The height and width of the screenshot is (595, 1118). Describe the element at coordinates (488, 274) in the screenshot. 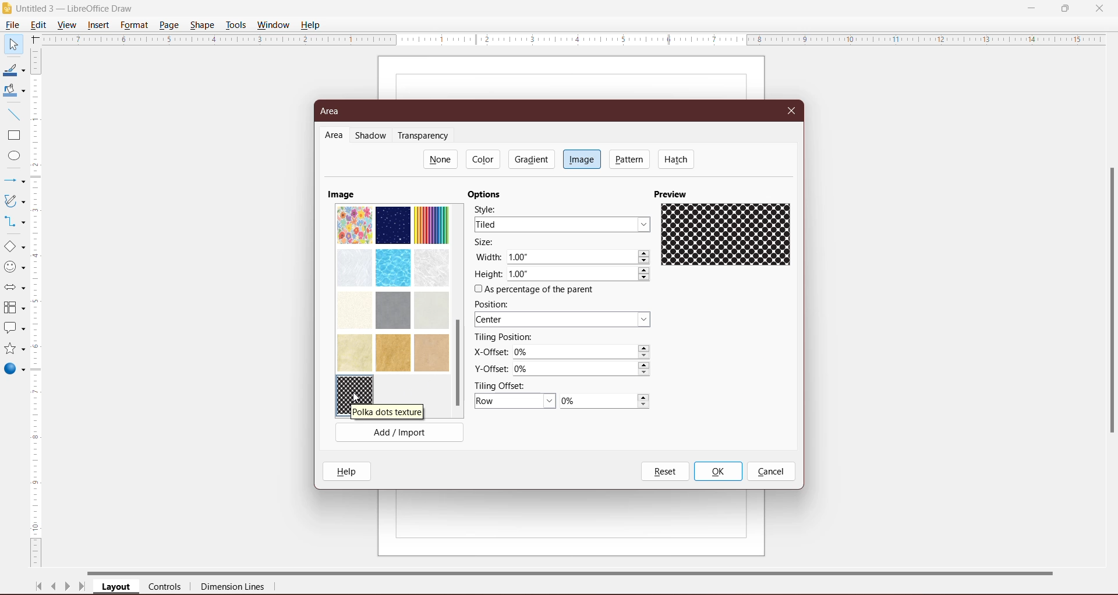

I see `Height` at that location.